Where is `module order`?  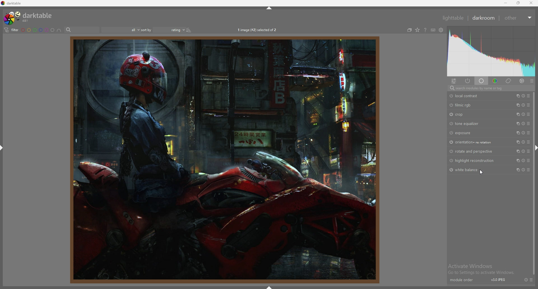 module order is located at coordinates (462, 279).